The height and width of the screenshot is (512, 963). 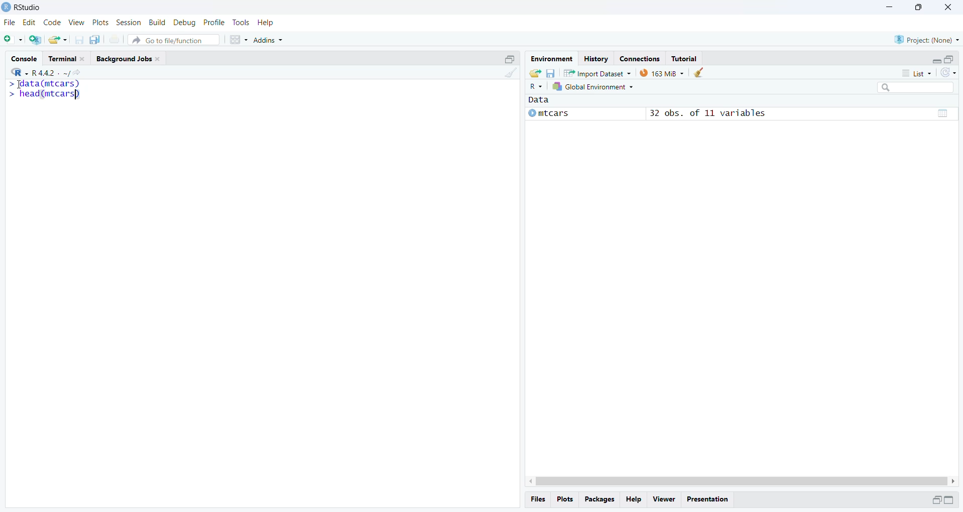 I want to click on Tutorial, so click(x=685, y=59).